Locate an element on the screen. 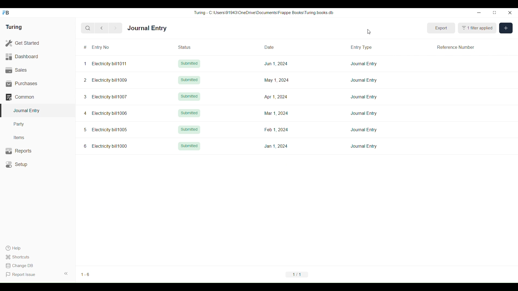  Status is located at coordinates (191, 47).